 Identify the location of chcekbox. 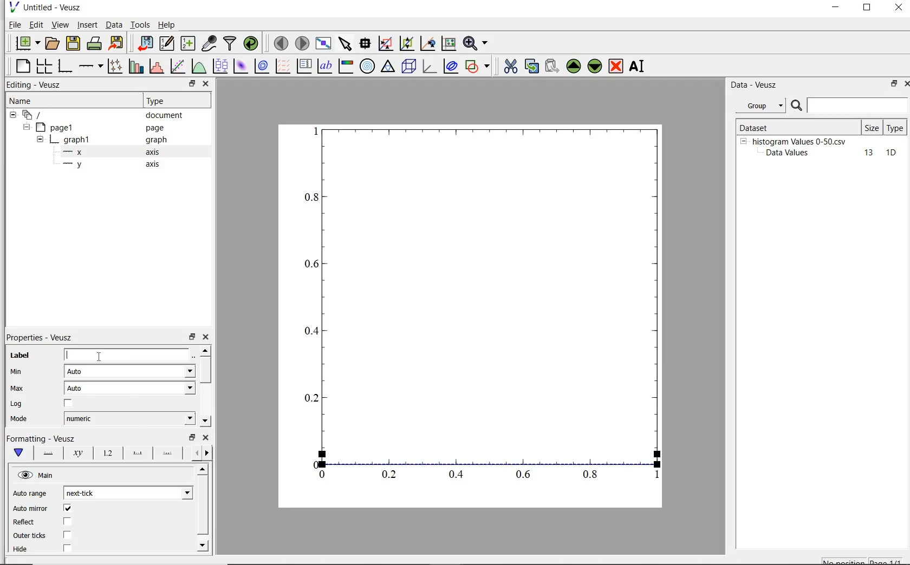
(69, 404).